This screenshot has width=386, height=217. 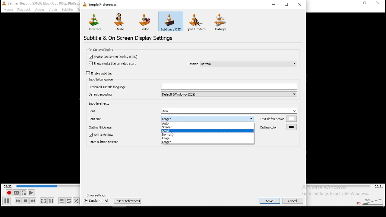 What do you see at coordinates (96, 195) in the screenshot?
I see `` at bounding box center [96, 195].